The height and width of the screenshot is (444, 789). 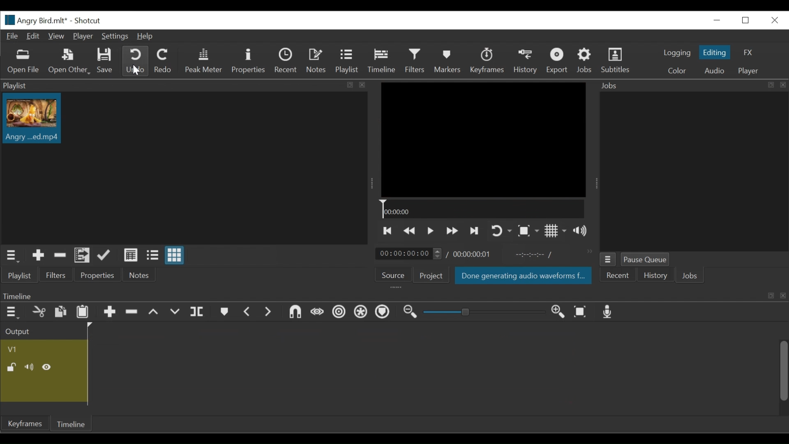 I want to click on scrub wile dragging, so click(x=317, y=312).